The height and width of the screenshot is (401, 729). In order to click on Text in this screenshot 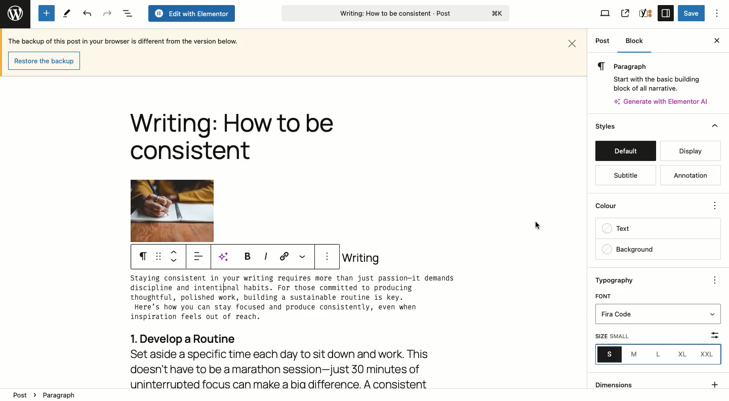, I will do `click(658, 229)`.